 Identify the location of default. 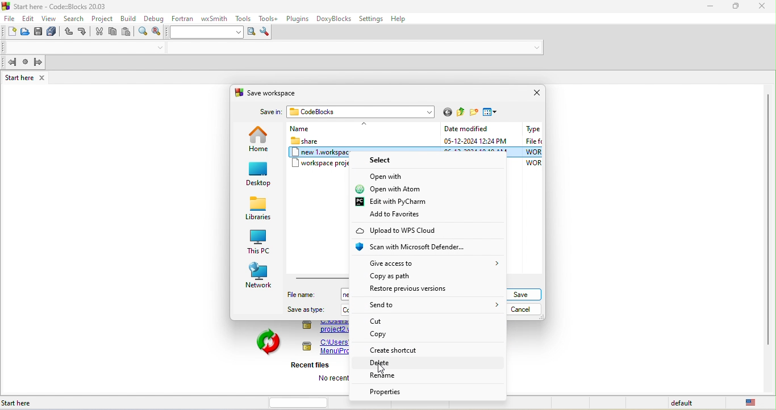
(683, 403).